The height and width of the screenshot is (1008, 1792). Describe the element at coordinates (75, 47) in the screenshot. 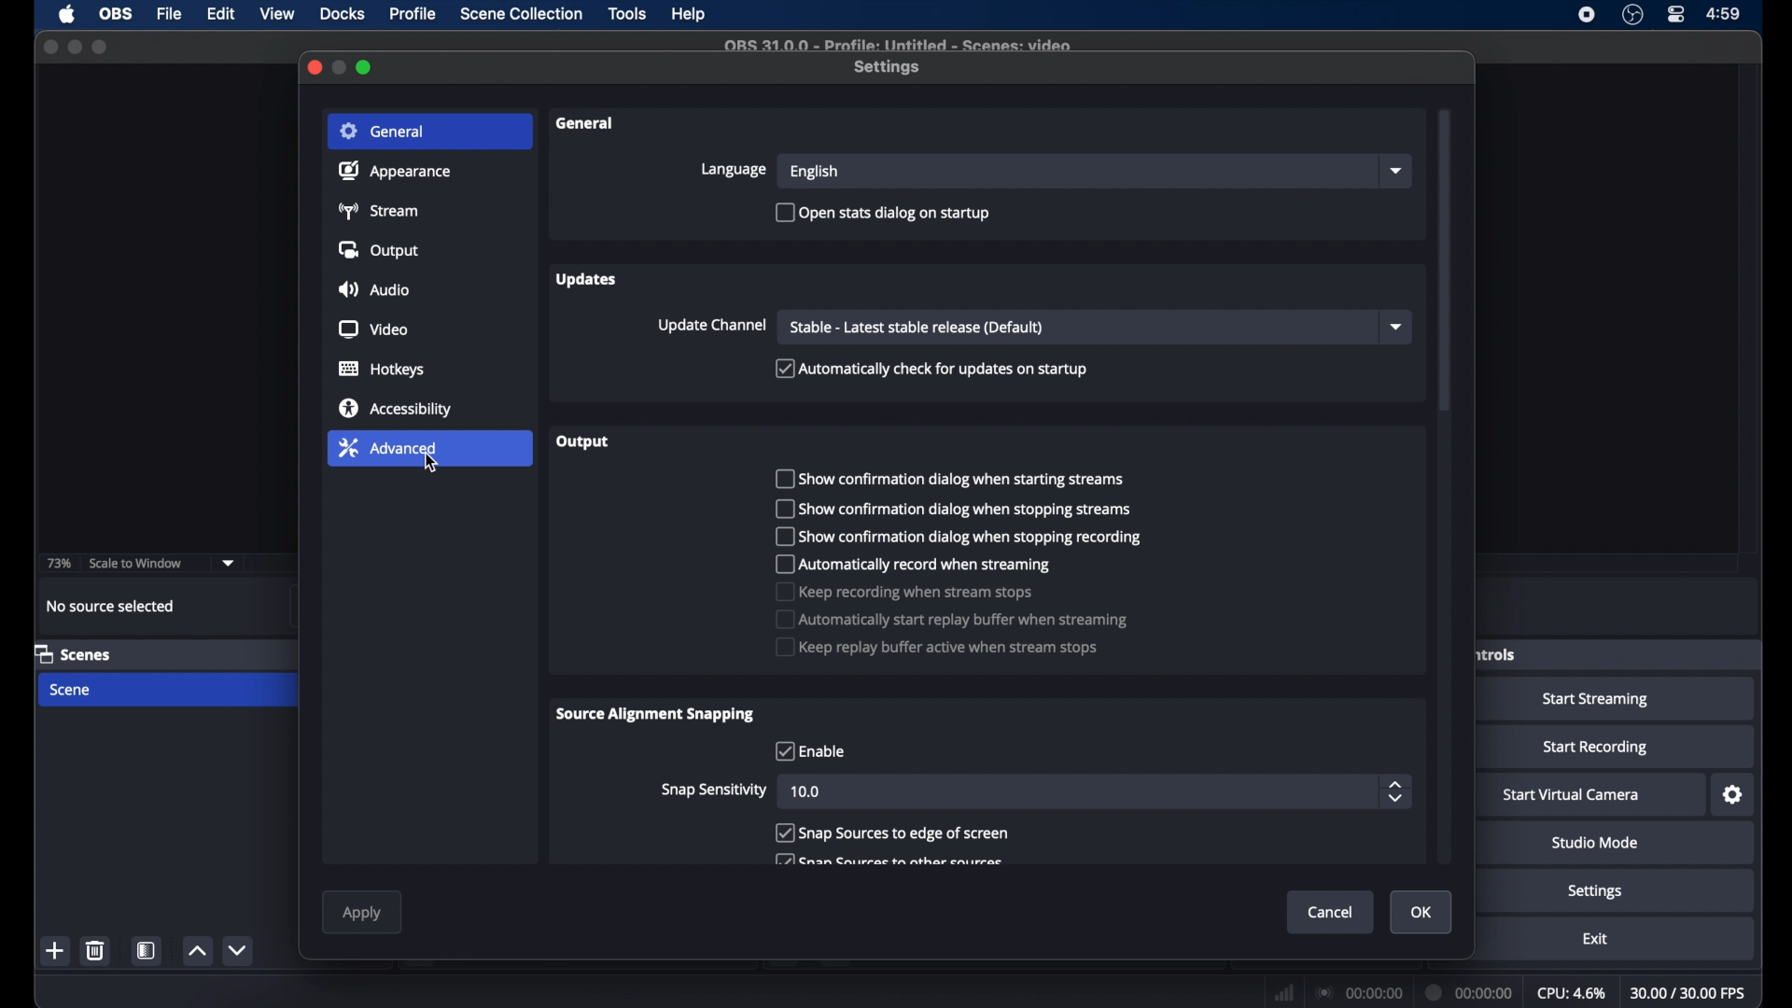

I see `minimize` at that location.